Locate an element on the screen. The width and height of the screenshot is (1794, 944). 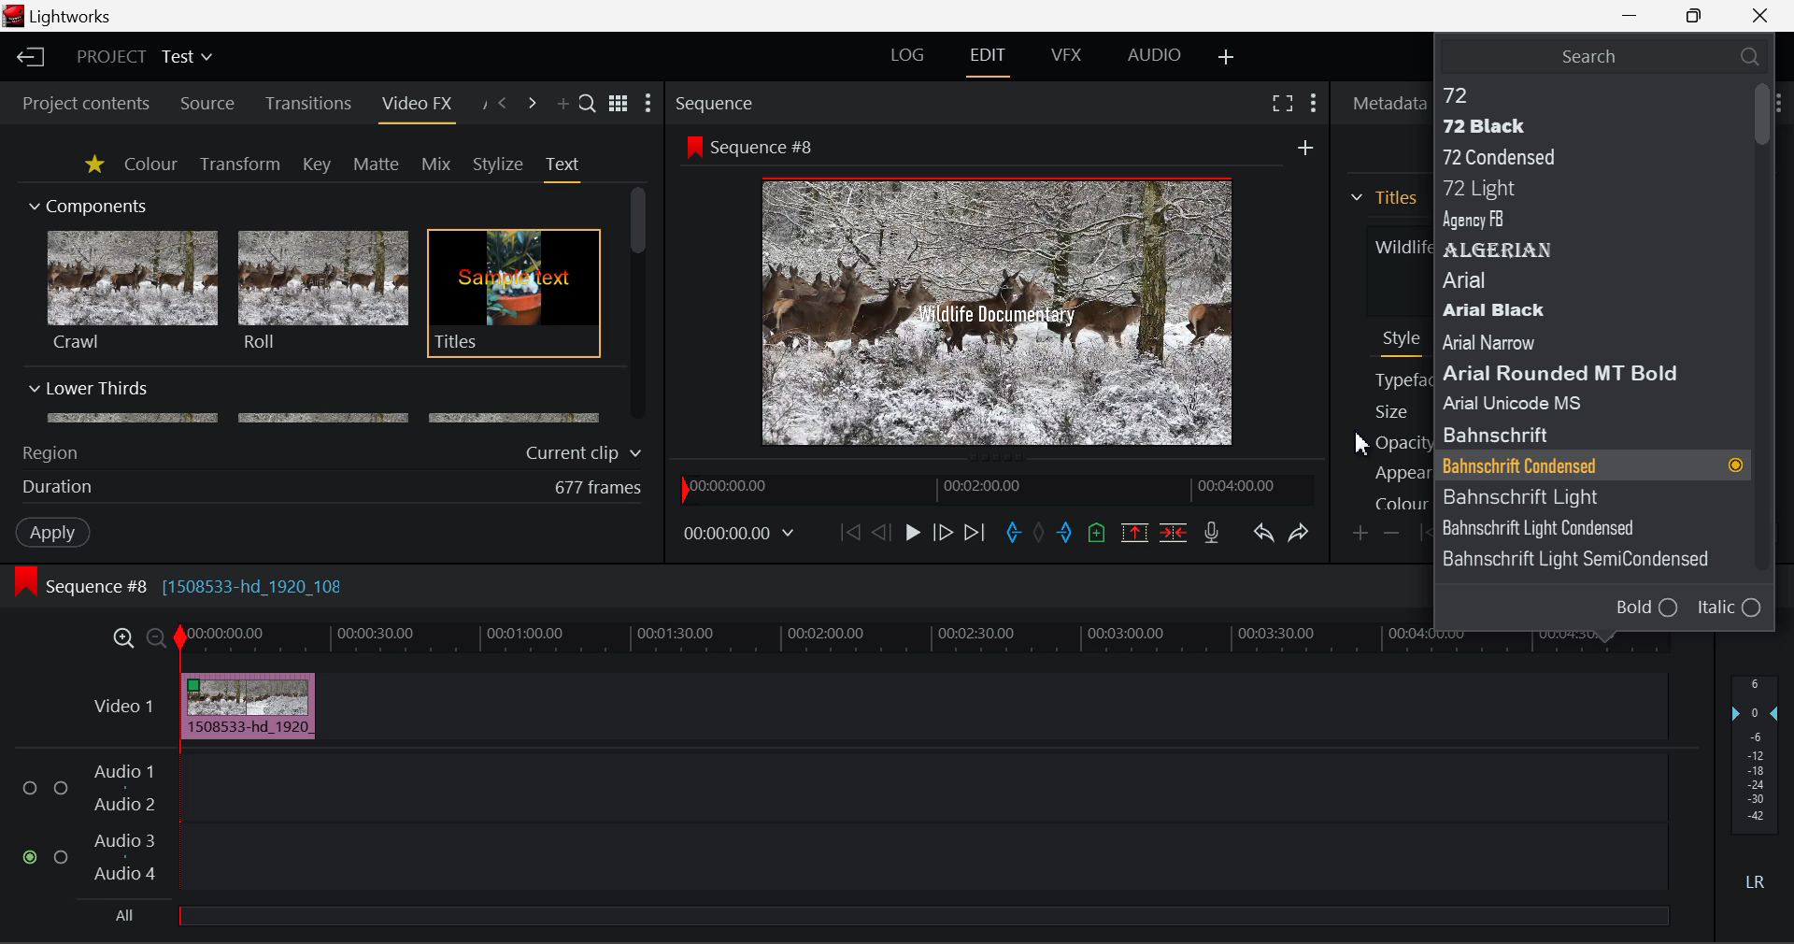
Bahnschrift is located at coordinates (1537, 432).